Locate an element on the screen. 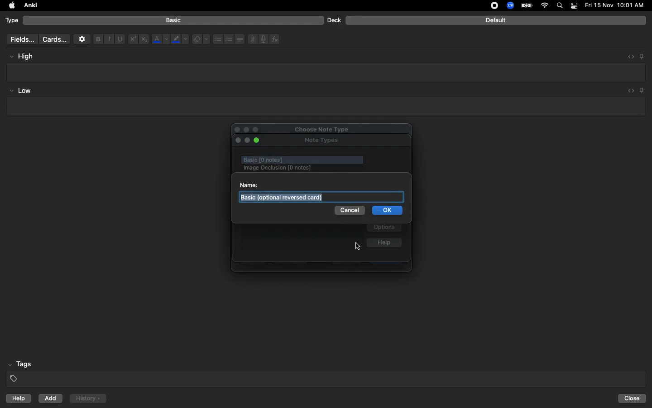  Deck is located at coordinates (334, 20).